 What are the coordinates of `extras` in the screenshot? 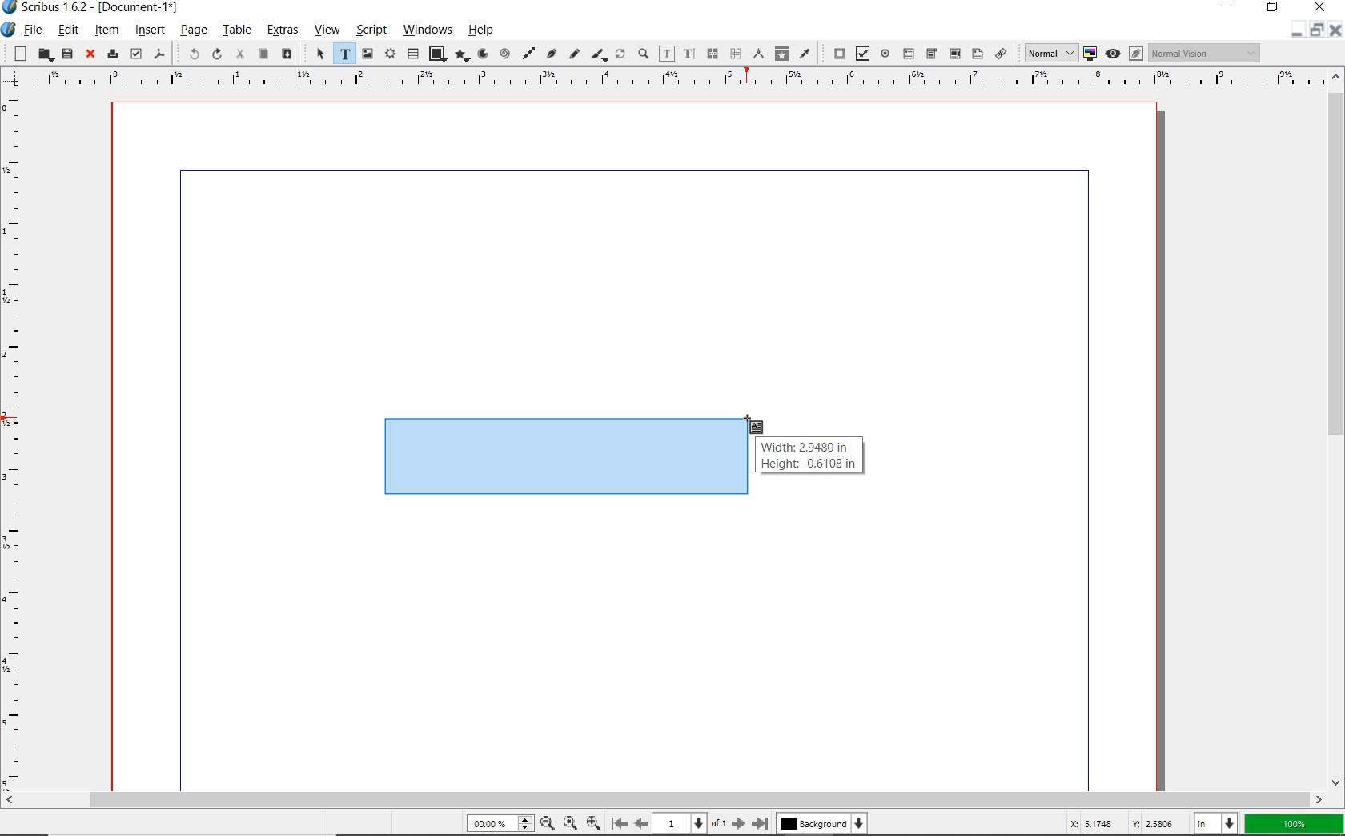 It's located at (282, 32).